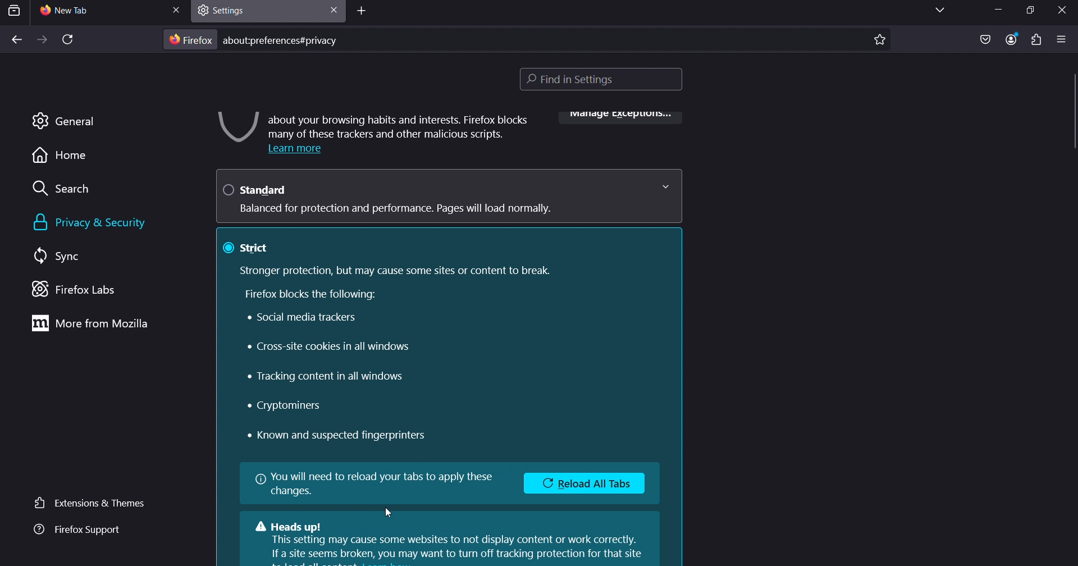 Image resolution: width=1078 pixels, height=566 pixels. Describe the element at coordinates (1062, 39) in the screenshot. I see `open application menu` at that location.